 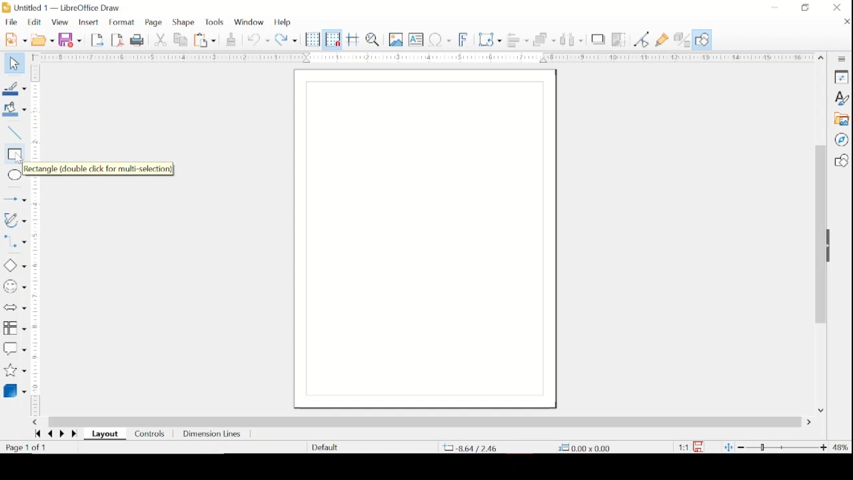 What do you see at coordinates (620, 40) in the screenshot?
I see `crop image` at bounding box center [620, 40].